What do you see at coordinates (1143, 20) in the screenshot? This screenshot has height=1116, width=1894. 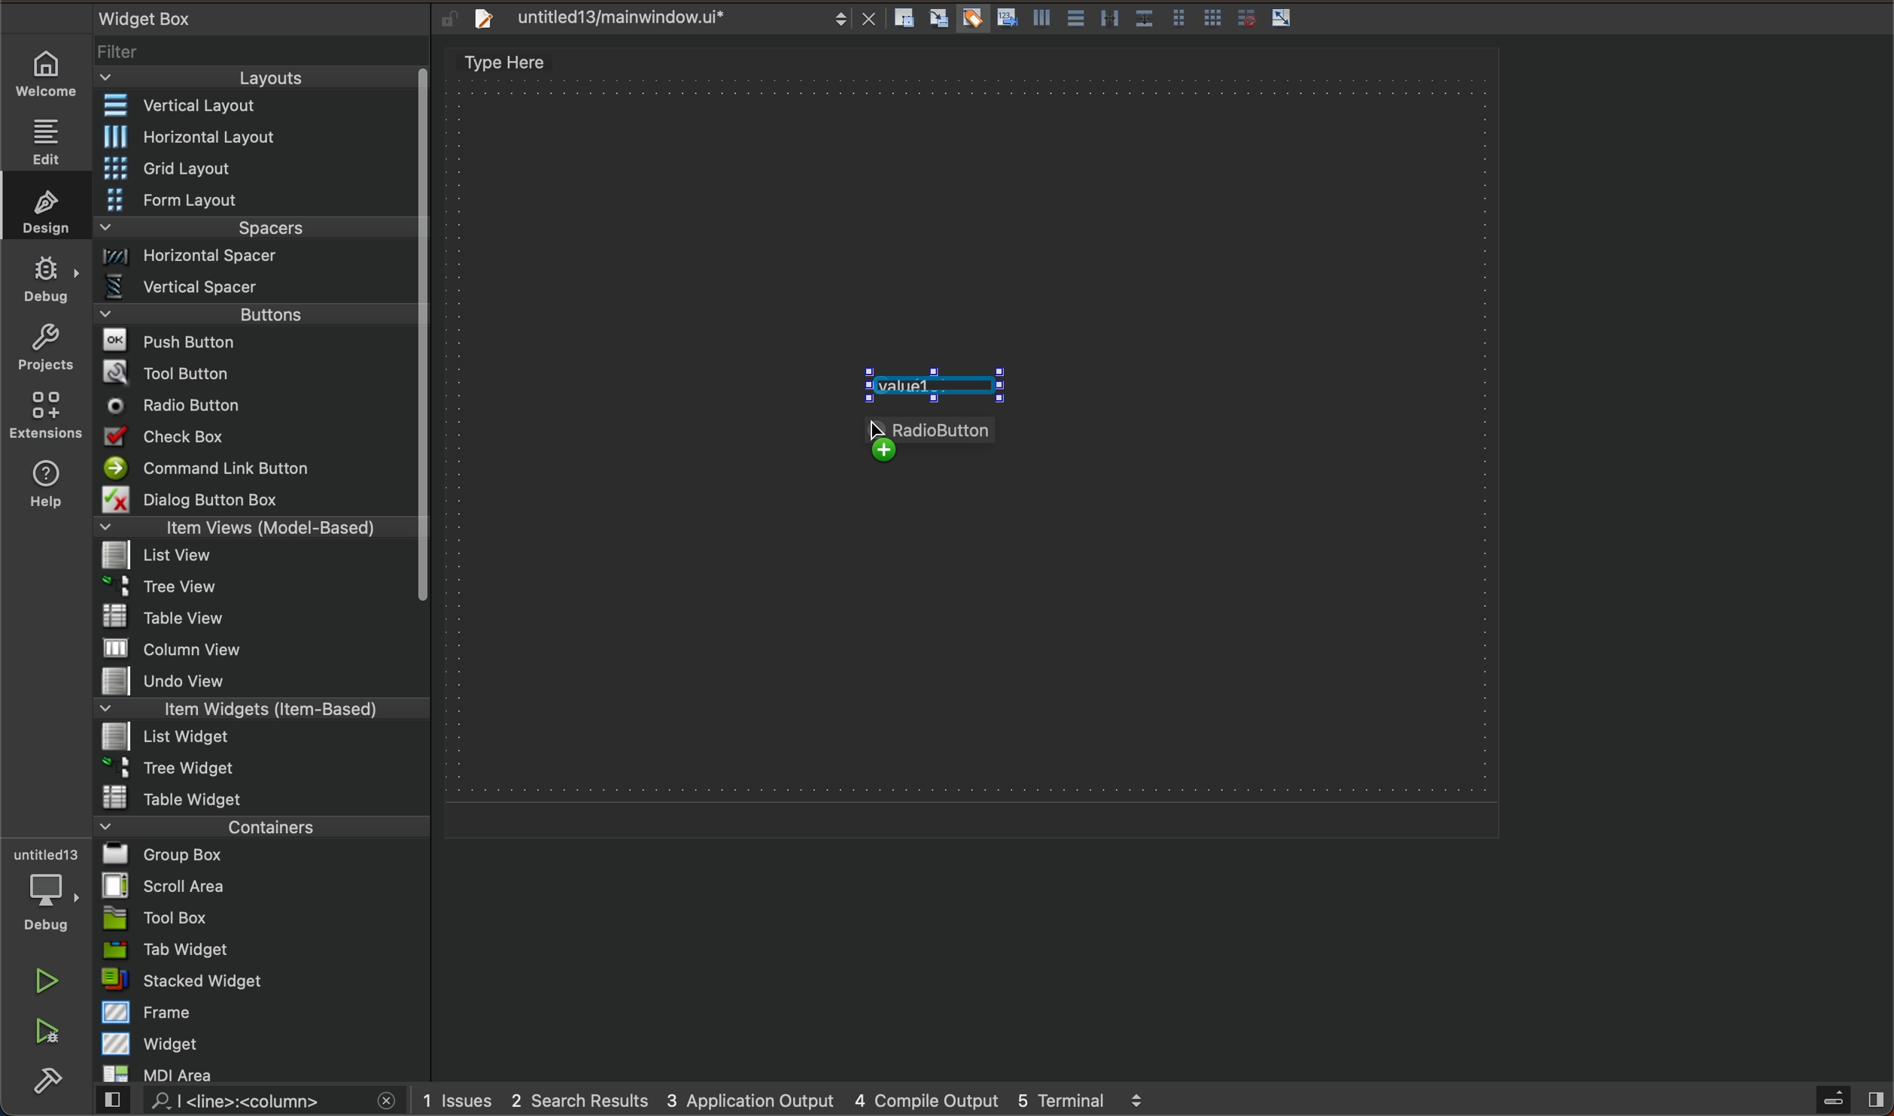 I see `` at bounding box center [1143, 20].